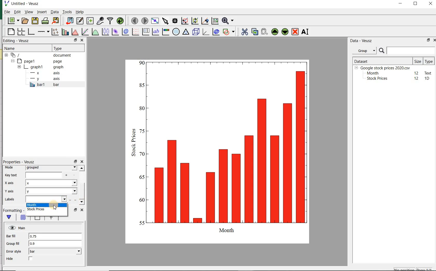 This screenshot has width=436, height=271. Describe the element at coordinates (44, 175) in the screenshot. I see `input field` at that location.